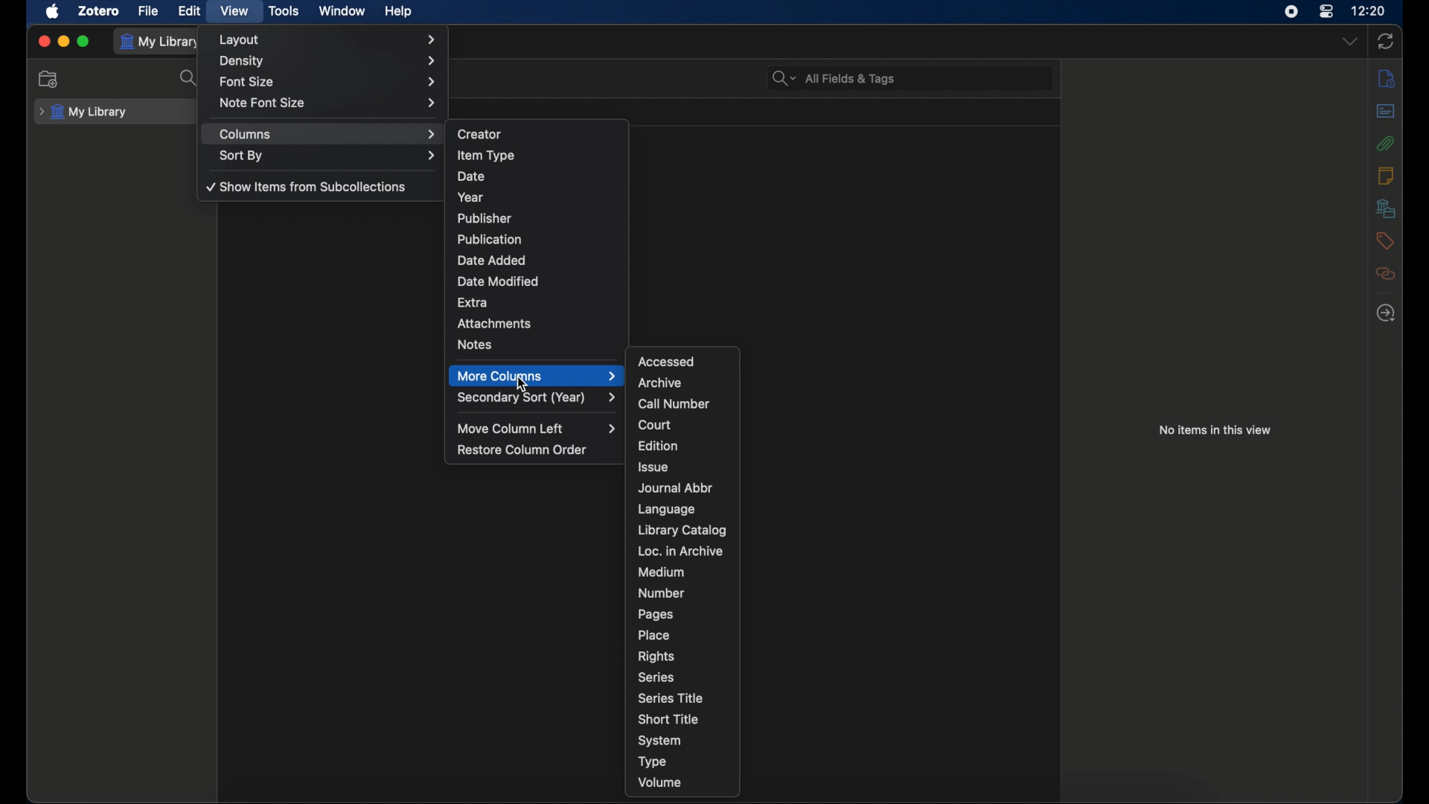 The width and height of the screenshot is (1429, 804). What do you see at coordinates (1384, 144) in the screenshot?
I see `attachments` at bounding box center [1384, 144].